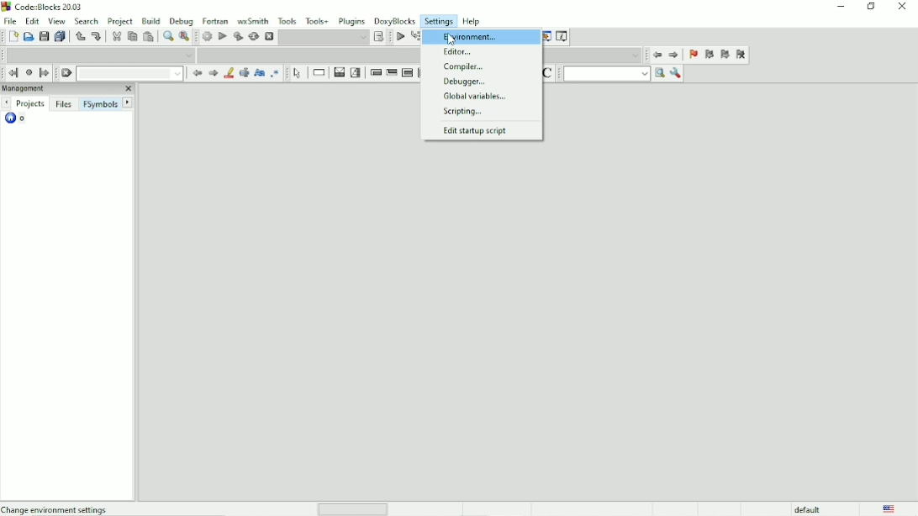 The height and width of the screenshot is (516, 918). I want to click on Jump forward, so click(45, 73).